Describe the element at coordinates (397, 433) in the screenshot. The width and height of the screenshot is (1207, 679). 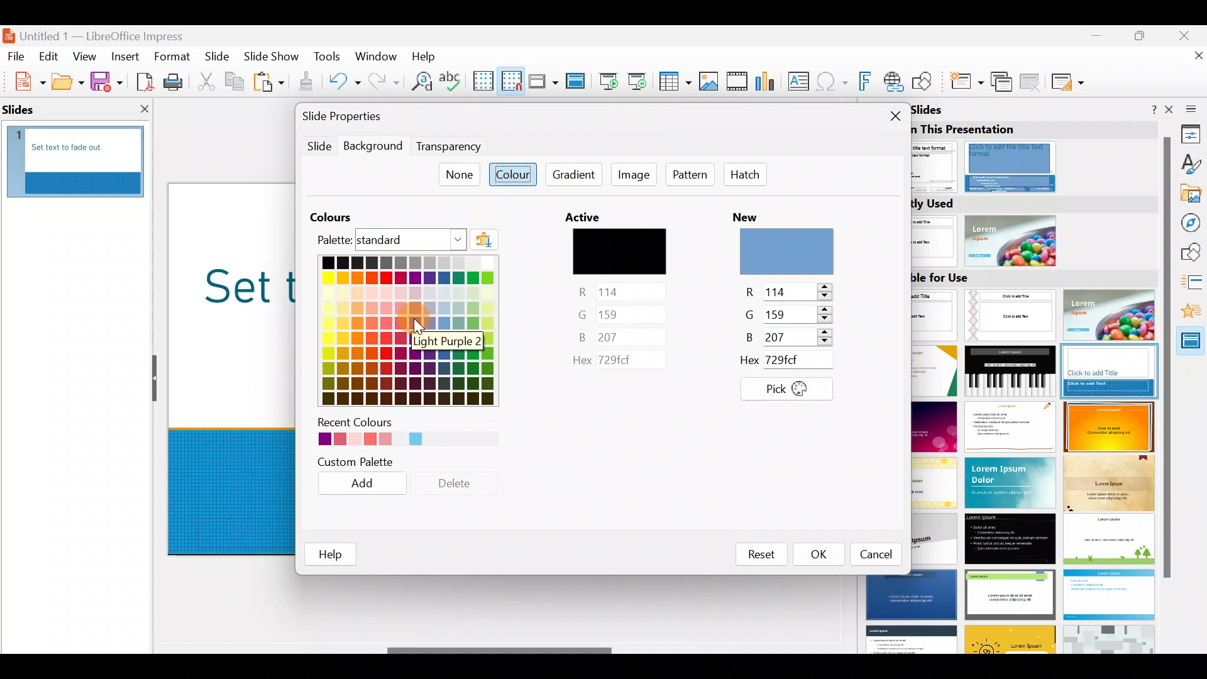
I see `Recent colours` at that location.